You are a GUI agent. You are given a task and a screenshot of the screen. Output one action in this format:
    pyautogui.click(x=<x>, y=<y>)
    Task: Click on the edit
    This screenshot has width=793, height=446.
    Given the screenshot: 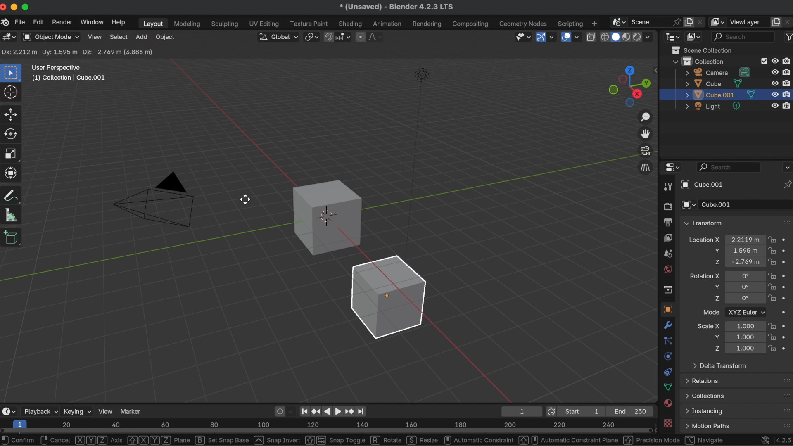 What is the action you would take?
    pyautogui.click(x=39, y=23)
    